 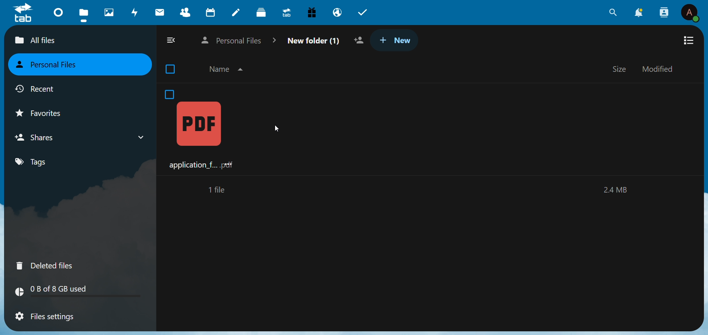 I want to click on file, so click(x=84, y=14).